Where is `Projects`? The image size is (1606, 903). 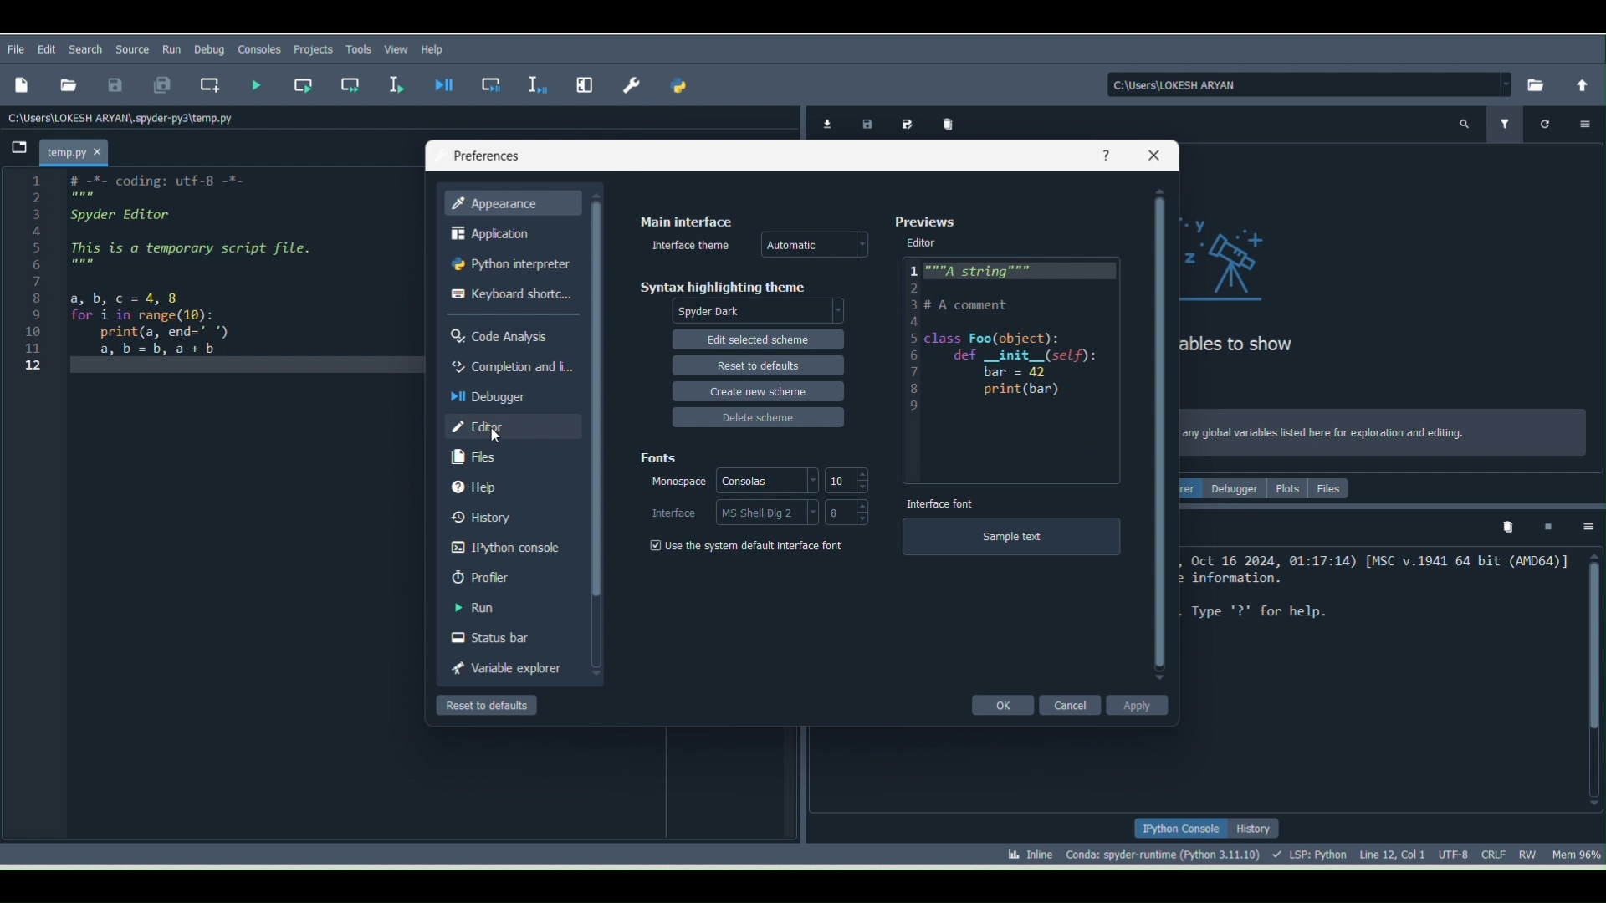
Projects is located at coordinates (313, 50).